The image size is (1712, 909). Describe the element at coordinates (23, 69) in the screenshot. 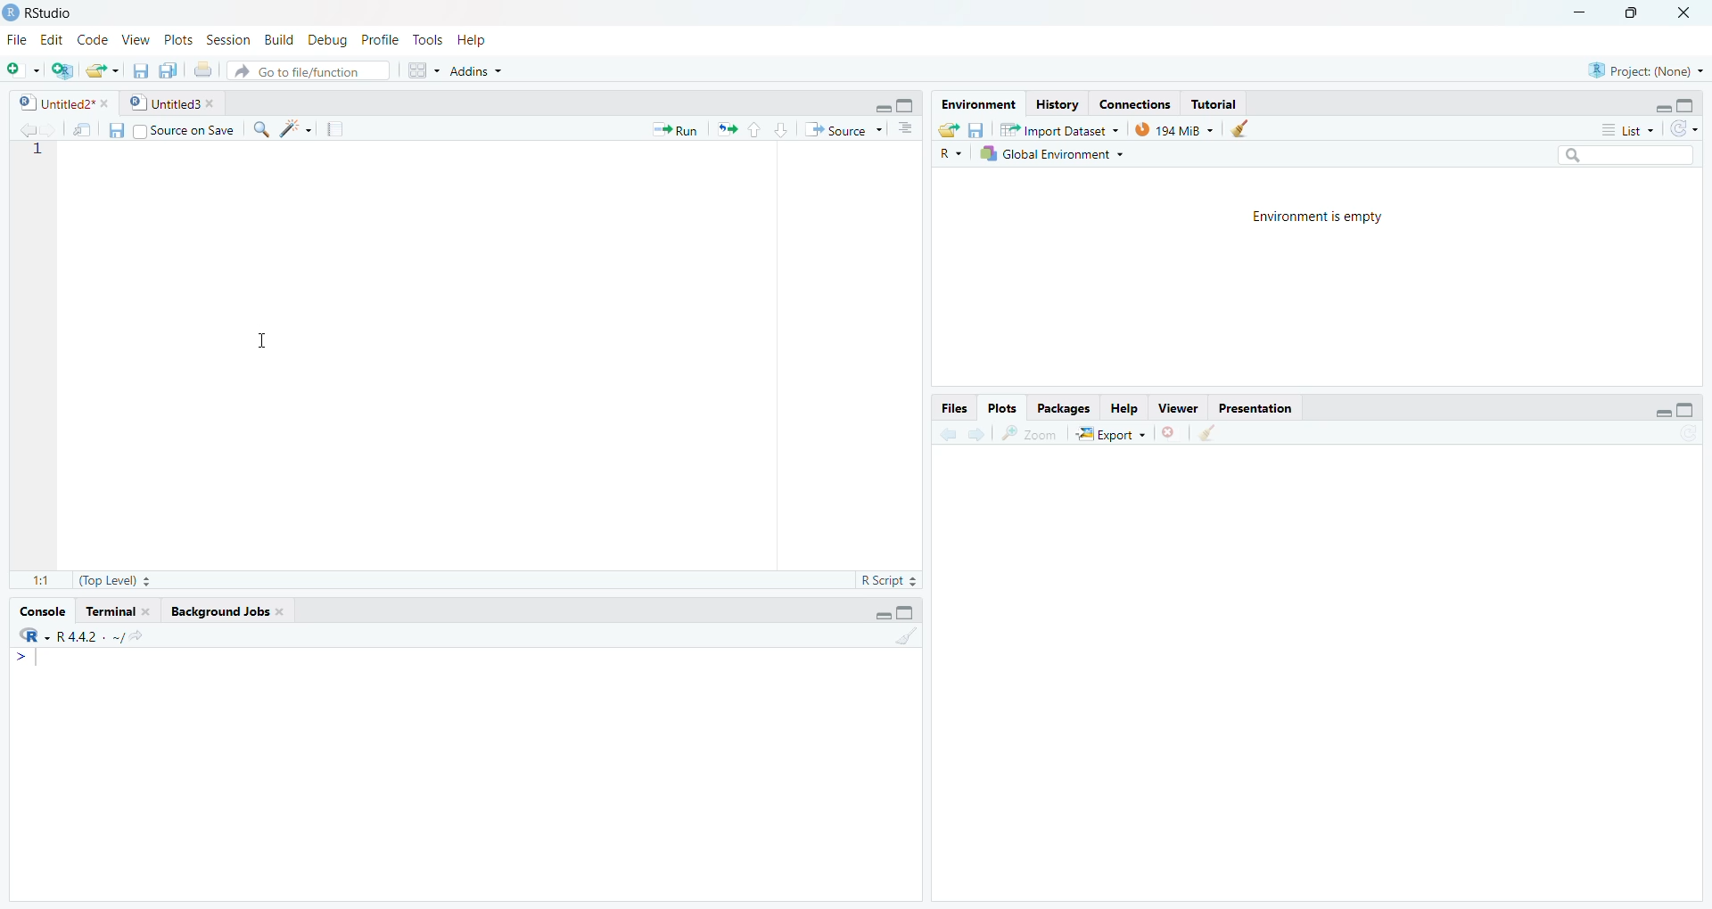

I see `new file` at that location.